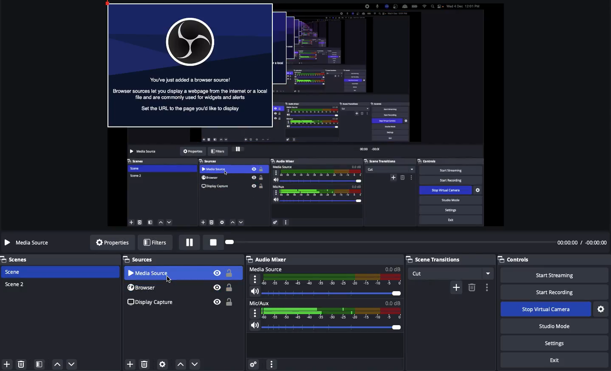 This screenshot has width=611, height=371. What do you see at coordinates (273, 364) in the screenshot?
I see `more option` at bounding box center [273, 364].